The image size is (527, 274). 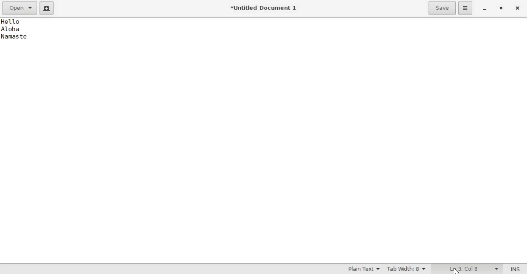 What do you see at coordinates (484, 9) in the screenshot?
I see `Minimize` at bounding box center [484, 9].